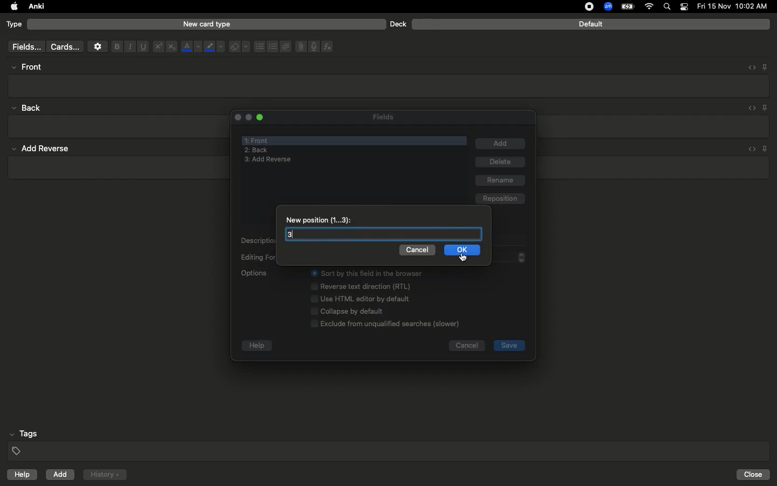 Image resolution: width=777 pixels, height=486 pixels. Describe the element at coordinates (765, 66) in the screenshot. I see `Pin` at that location.